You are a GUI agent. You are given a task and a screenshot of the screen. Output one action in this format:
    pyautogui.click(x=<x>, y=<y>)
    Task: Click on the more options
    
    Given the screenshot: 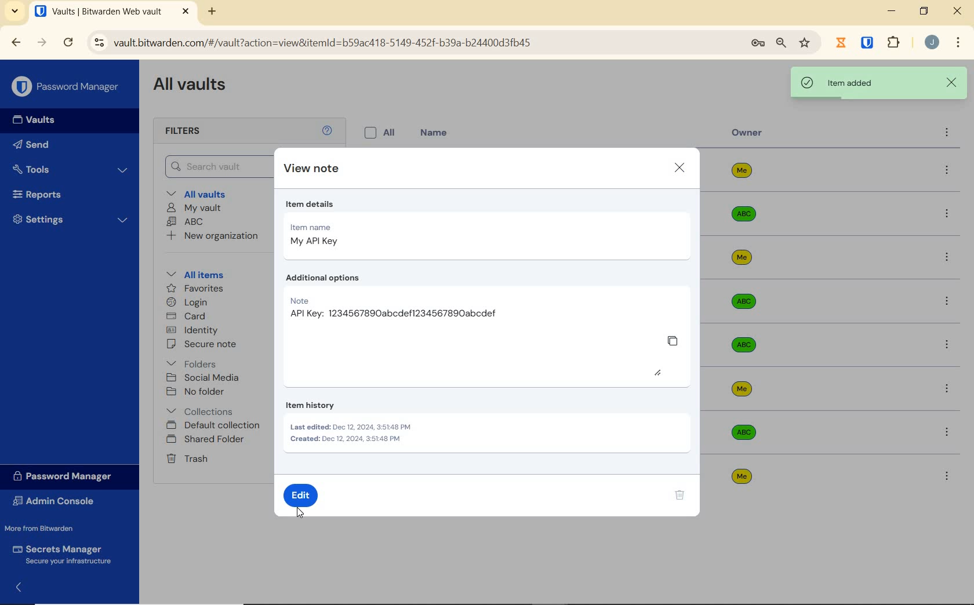 What is the action you would take?
    pyautogui.click(x=946, y=301)
    